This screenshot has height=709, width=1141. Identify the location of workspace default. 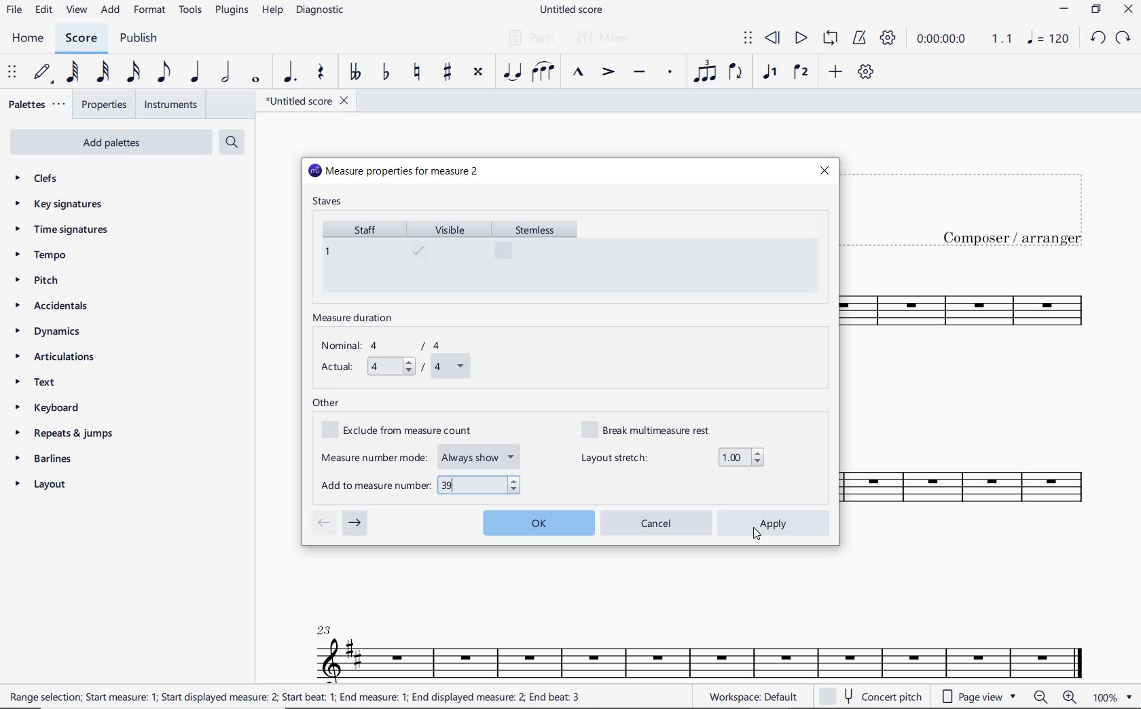
(753, 698).